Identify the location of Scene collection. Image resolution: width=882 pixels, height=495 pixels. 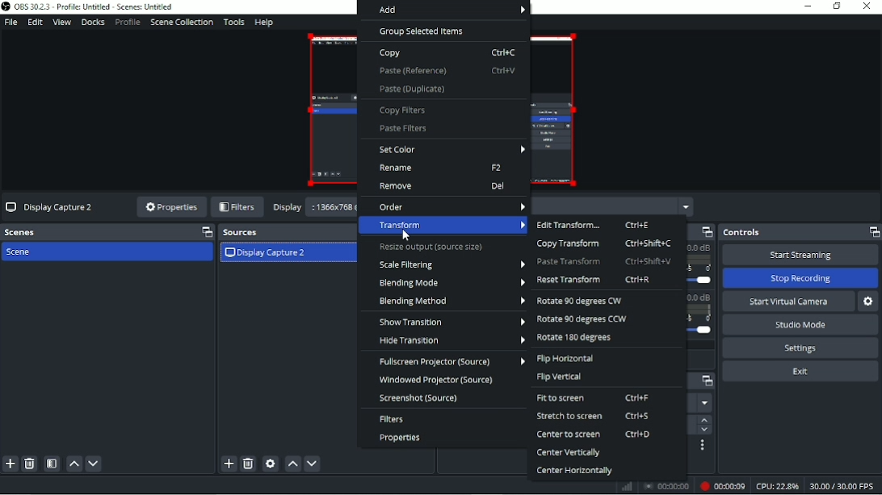
(181, 23).